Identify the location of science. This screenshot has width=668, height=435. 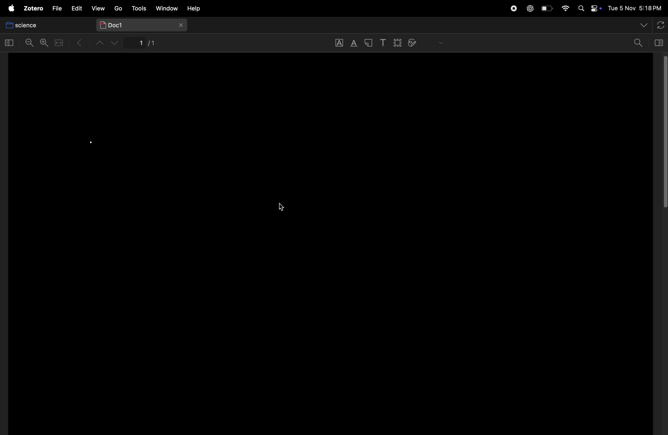
(44, 25).